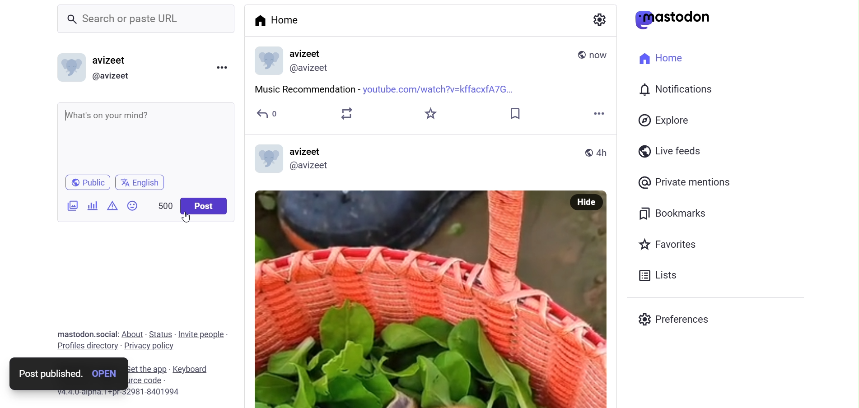 Image resolution: width=859 pixels, height=408 pixels. What do you see at coordinates (603, 153) in the screenshot?
I see `4h` at bounding box center [603, 153].